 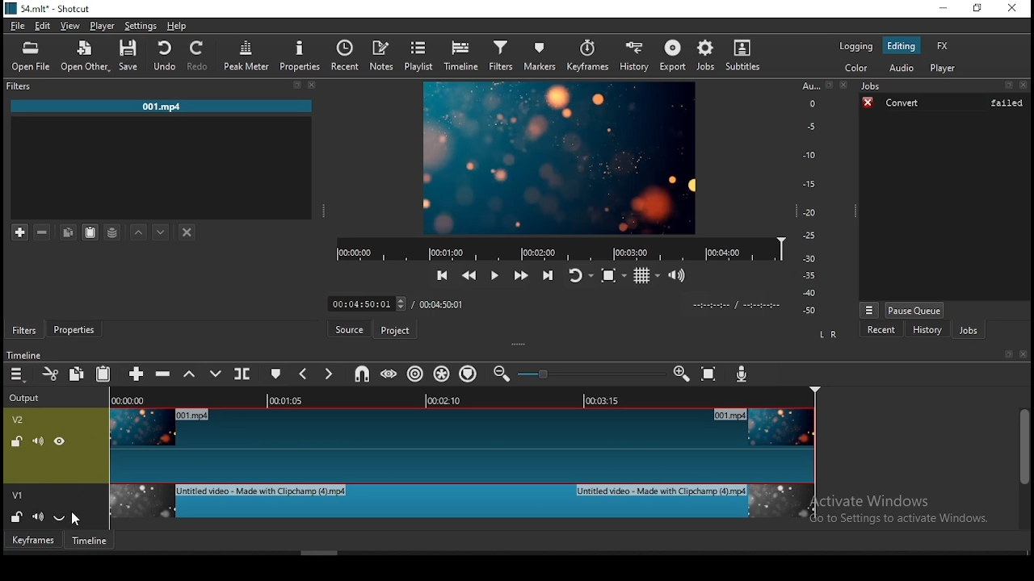 What do you see at coordinates (364, 304) in the screenshot?
I see `edit time` at bounding box center [364, 304].